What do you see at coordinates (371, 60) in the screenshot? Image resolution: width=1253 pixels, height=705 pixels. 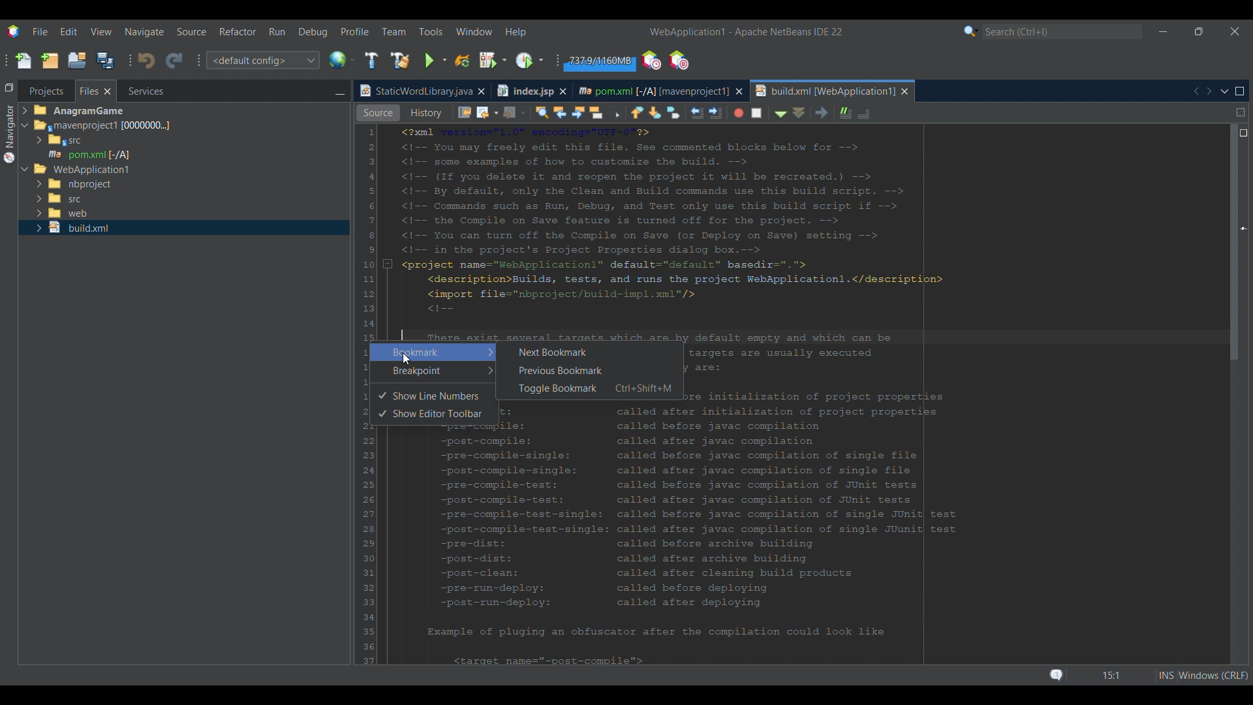 I see `Build main project` at bounding box center [371, 60].